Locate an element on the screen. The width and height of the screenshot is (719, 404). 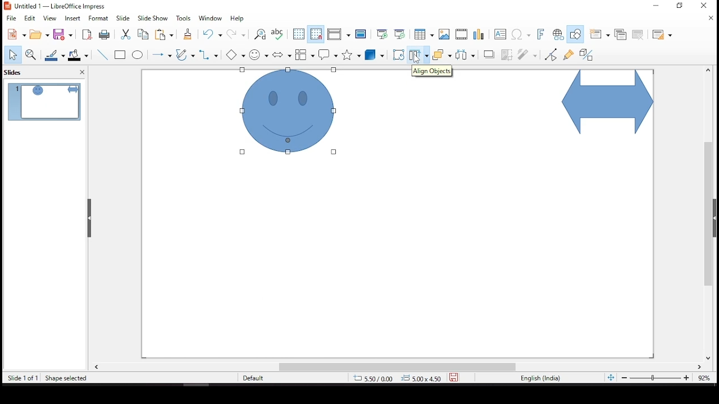
select tool is located at coordinates (12, 56).